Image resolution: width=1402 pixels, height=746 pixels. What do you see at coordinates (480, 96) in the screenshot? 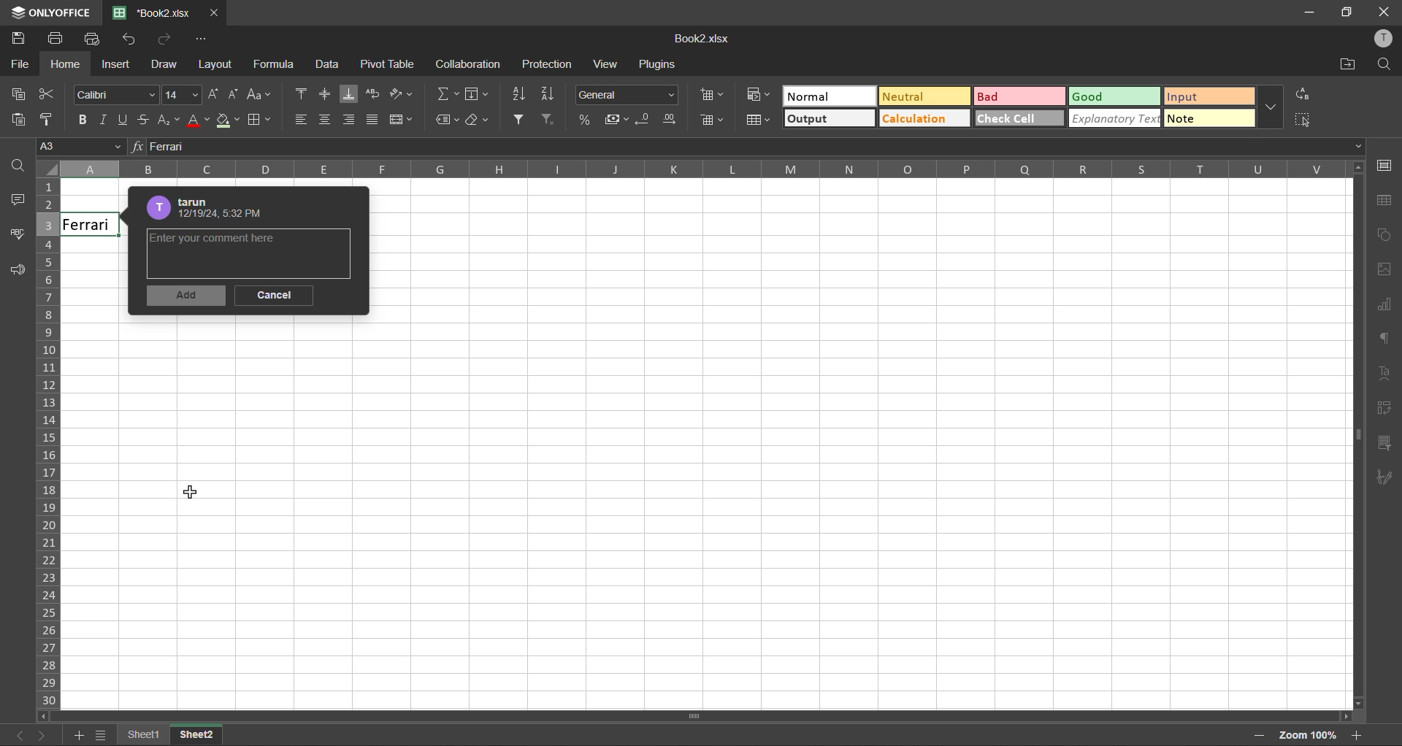
I see `fields` at bounding box center [480, 96].